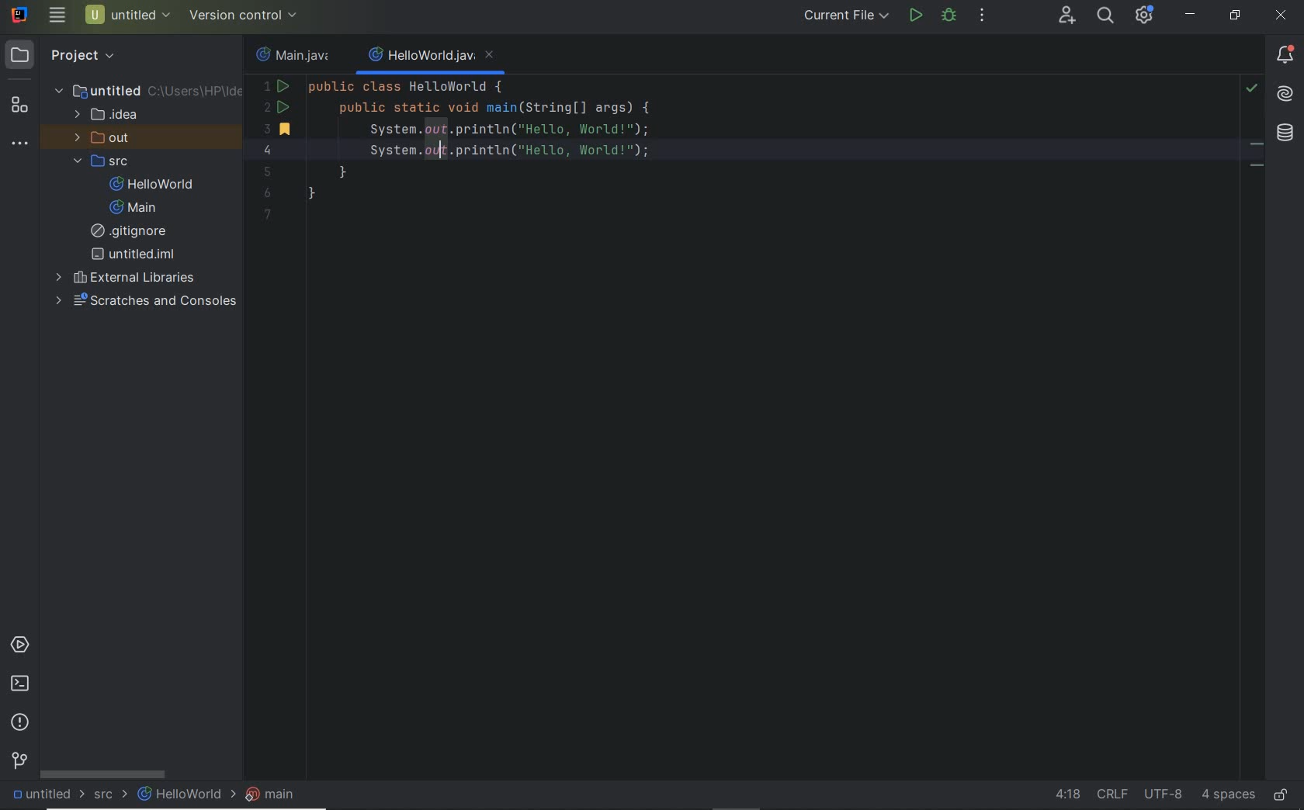 The image size is (1304, 810). I want to click on untitled, so click(148, 89).